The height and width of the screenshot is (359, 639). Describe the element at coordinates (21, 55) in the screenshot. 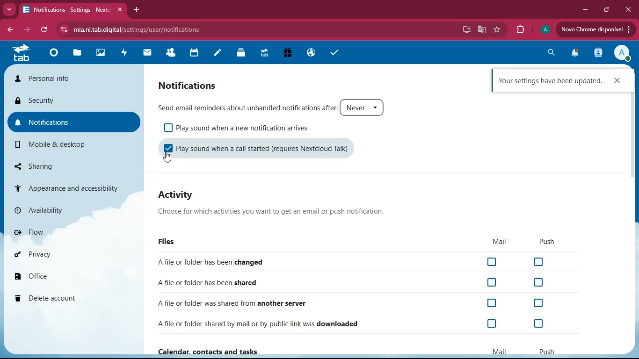

I see `tab` at that location.